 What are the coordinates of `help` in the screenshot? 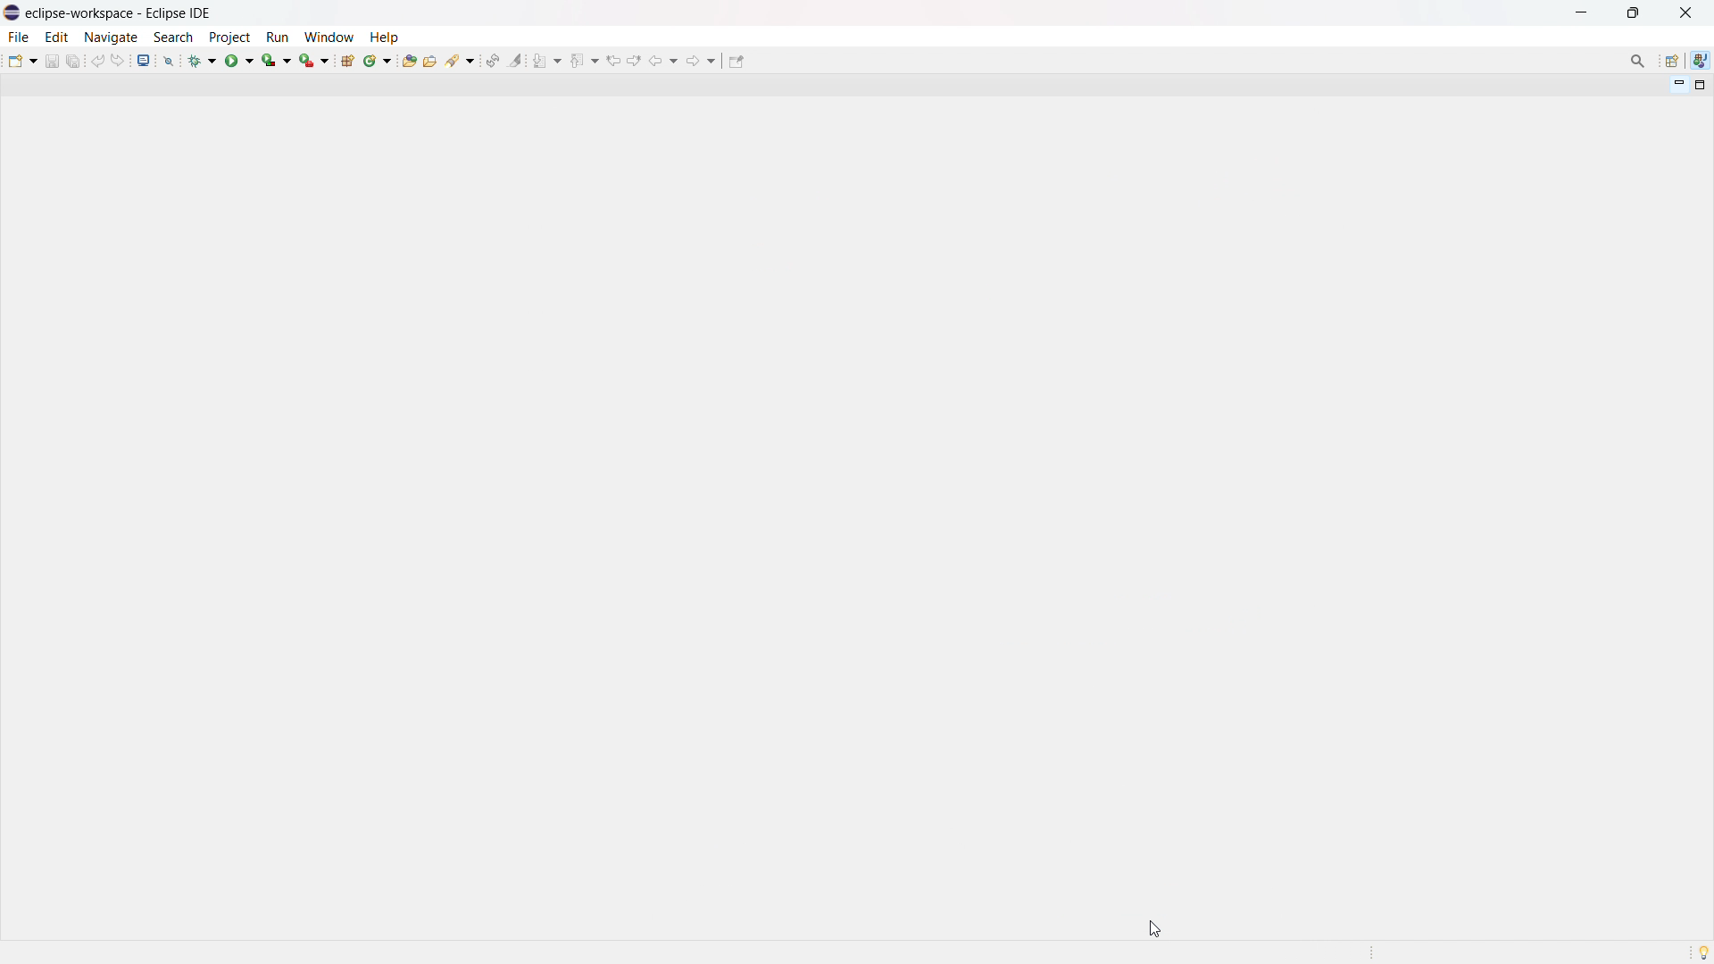 It's located at (384, 36).